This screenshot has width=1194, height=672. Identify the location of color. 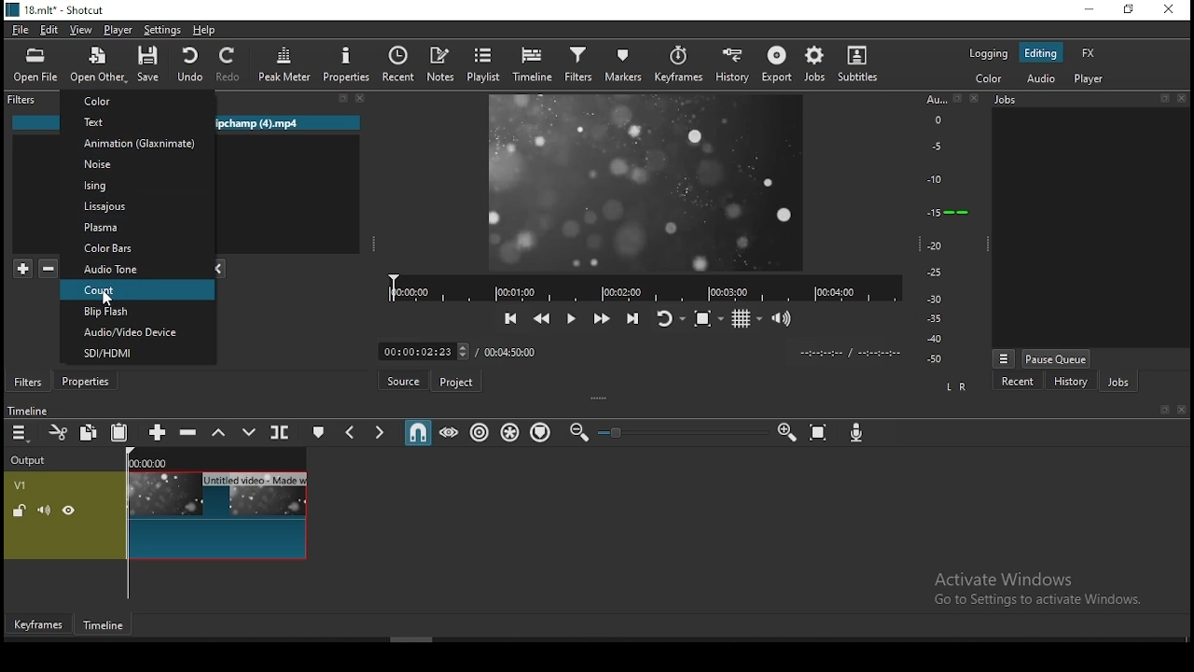
(138, 102).